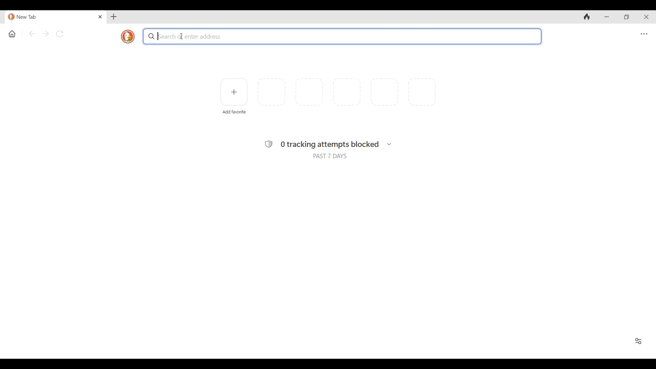 This screenshot has height=369, width=656. Describe the element at coordinates (341, 36) in the screenshot. I see `search bar` at that location.